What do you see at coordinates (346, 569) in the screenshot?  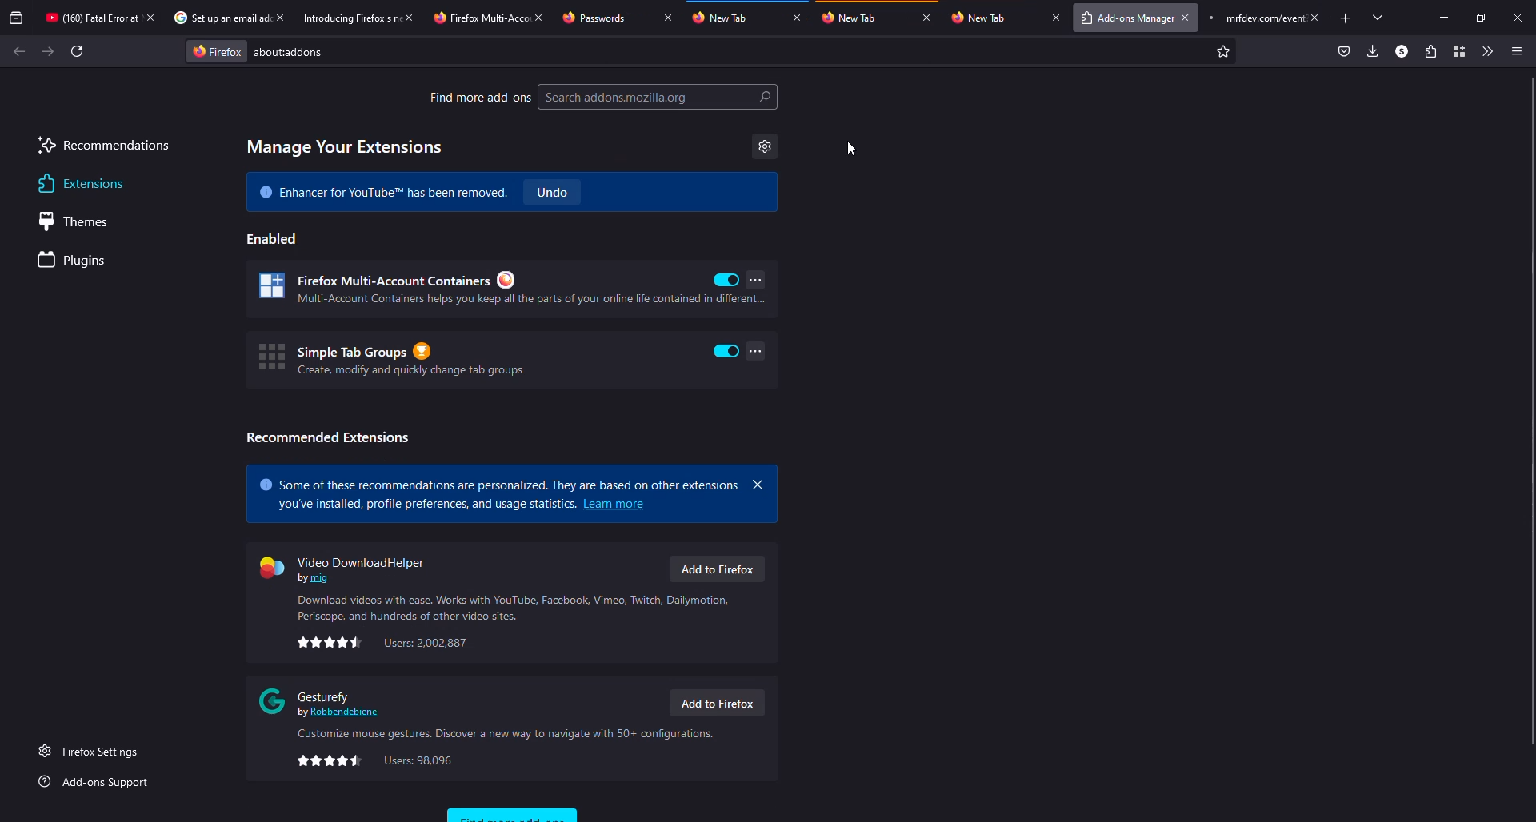 I see `video` at bounding box center [346, 569].